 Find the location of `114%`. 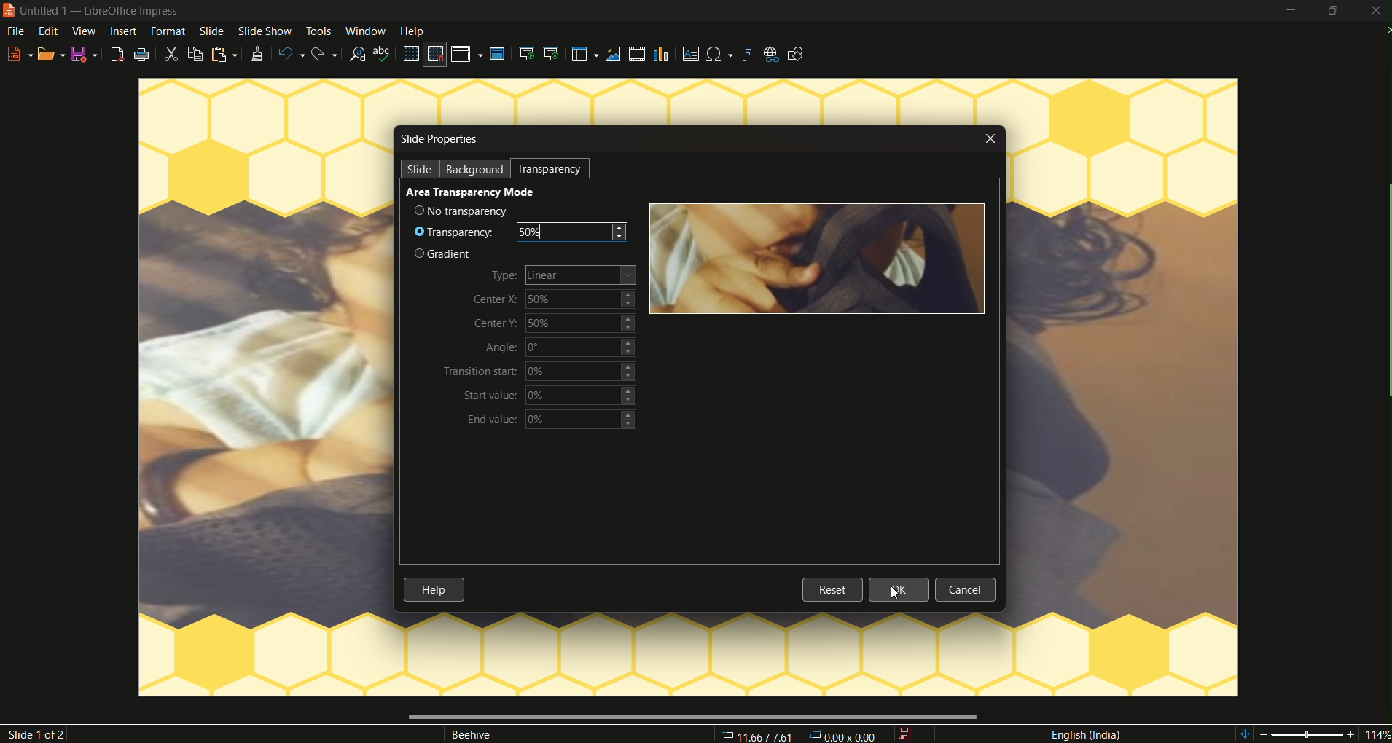

114% is located at coordinates (1313, 732).